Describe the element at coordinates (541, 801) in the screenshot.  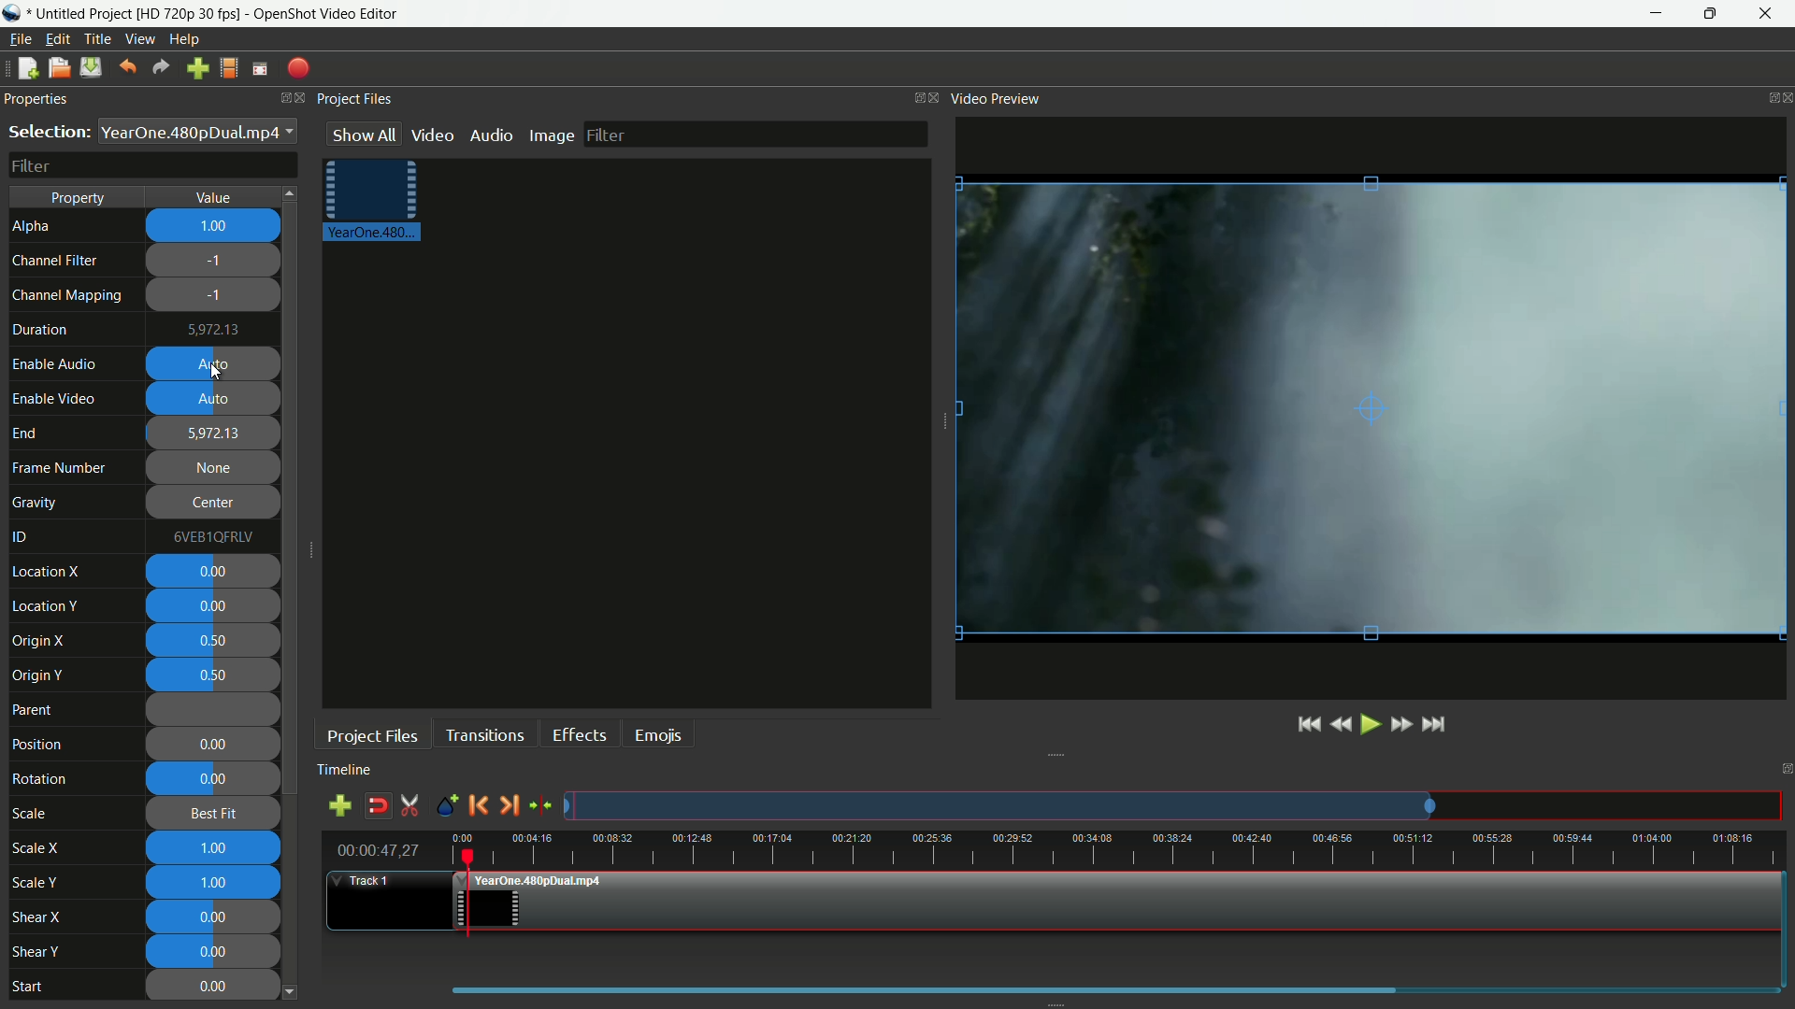
I see `center the timeline on the playhead` at that location.